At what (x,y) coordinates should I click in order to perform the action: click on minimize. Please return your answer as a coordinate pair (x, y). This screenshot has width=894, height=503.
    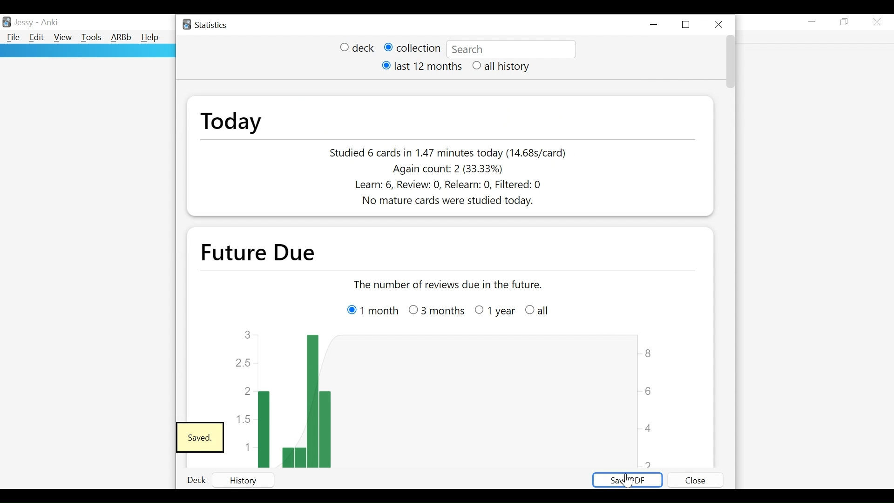
    Looking at the image, I should click on (813, 21).